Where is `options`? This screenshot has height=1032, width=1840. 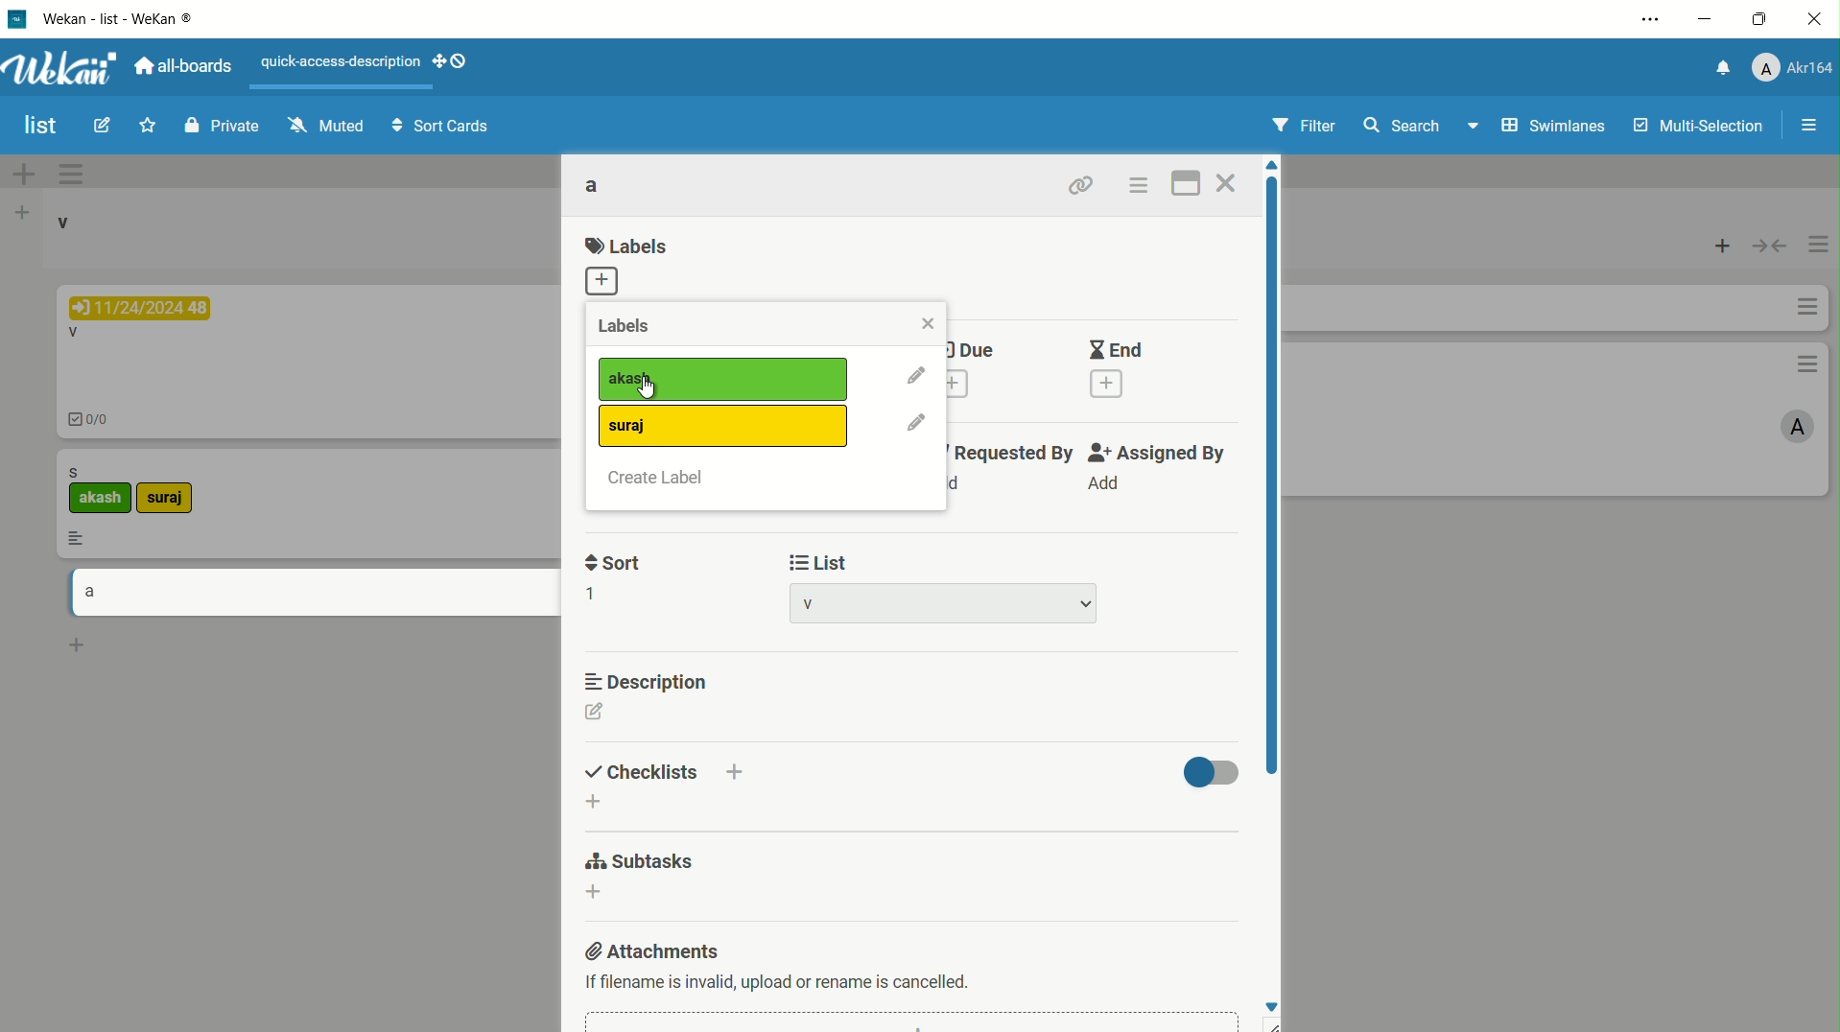
options is located at coordinates (1818, 240).